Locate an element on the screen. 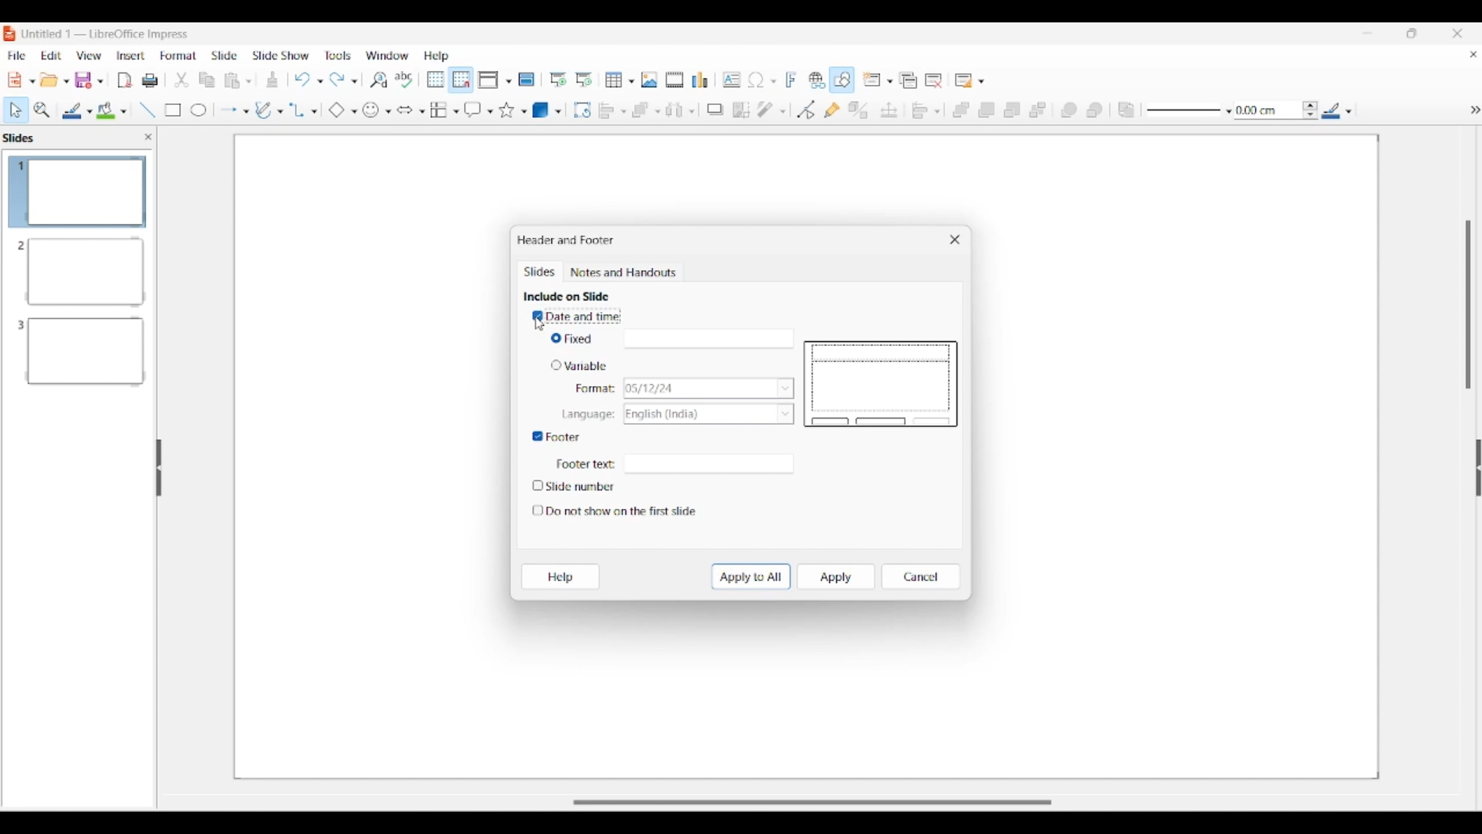 The height and width of the screenshot is (834, 1482). Save options is located at coordinates (90, 80).